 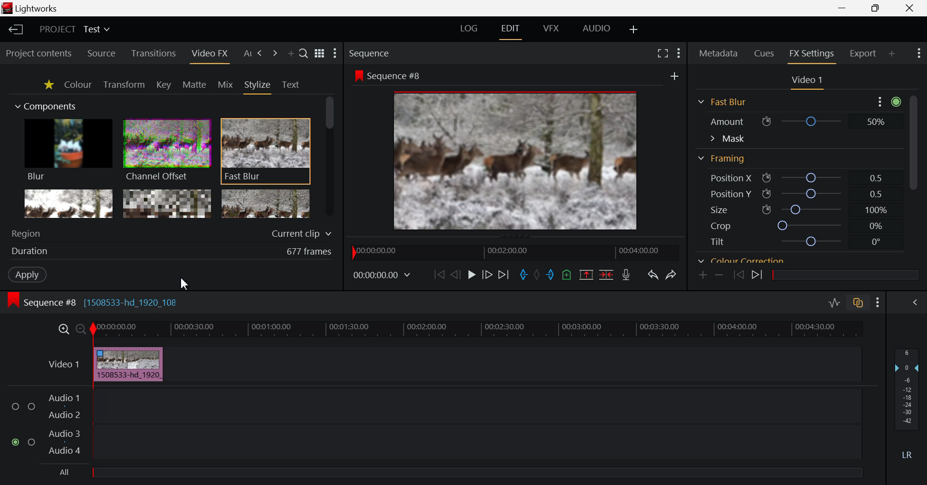 What do you see at coordinates (264, 205) in the screenshot?
I see `Posterize` at bounding box center [264, 205].